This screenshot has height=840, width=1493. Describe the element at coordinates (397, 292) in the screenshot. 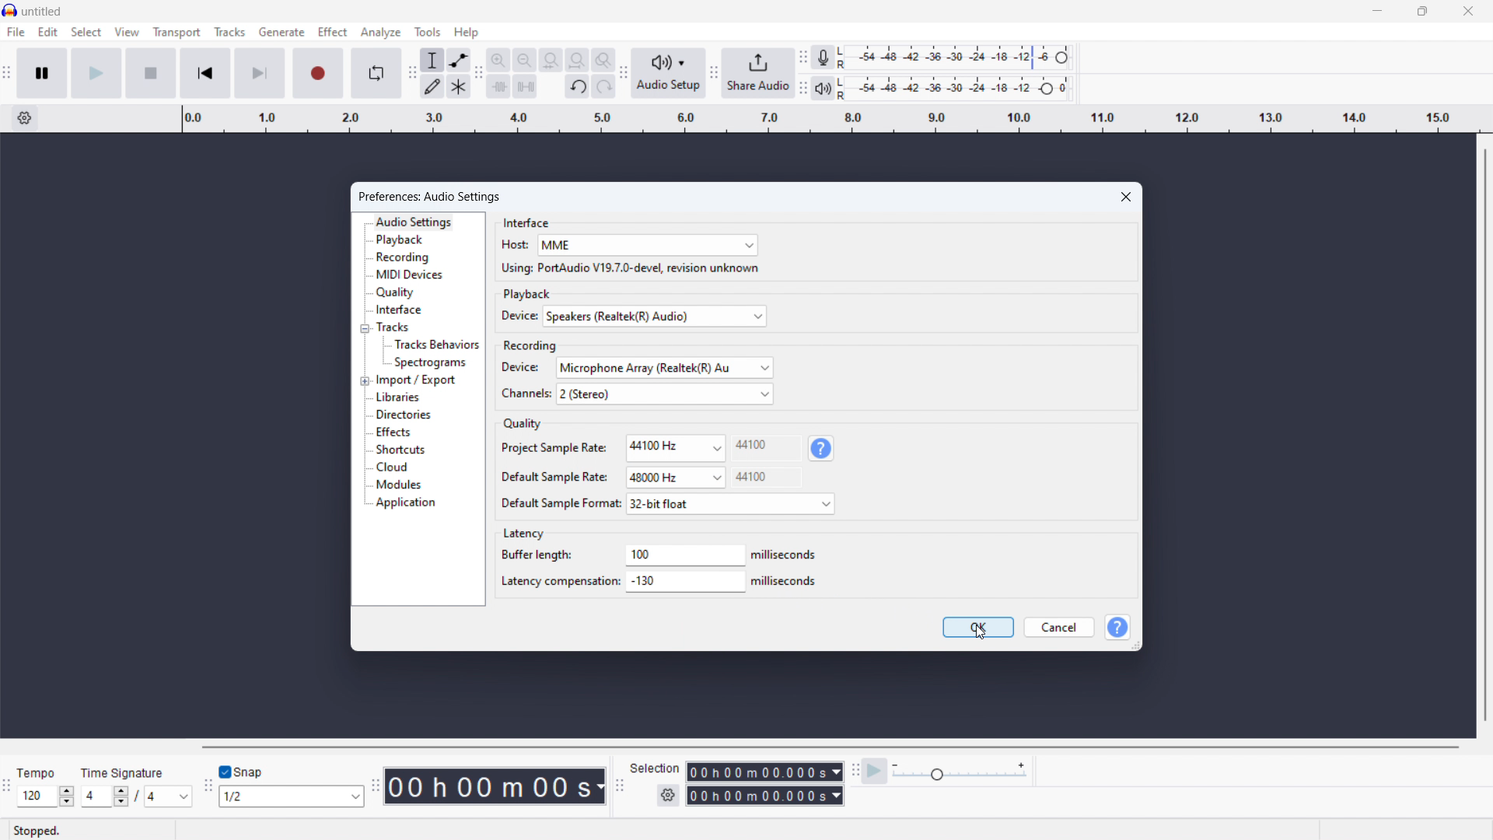

I see `quality` at that location.